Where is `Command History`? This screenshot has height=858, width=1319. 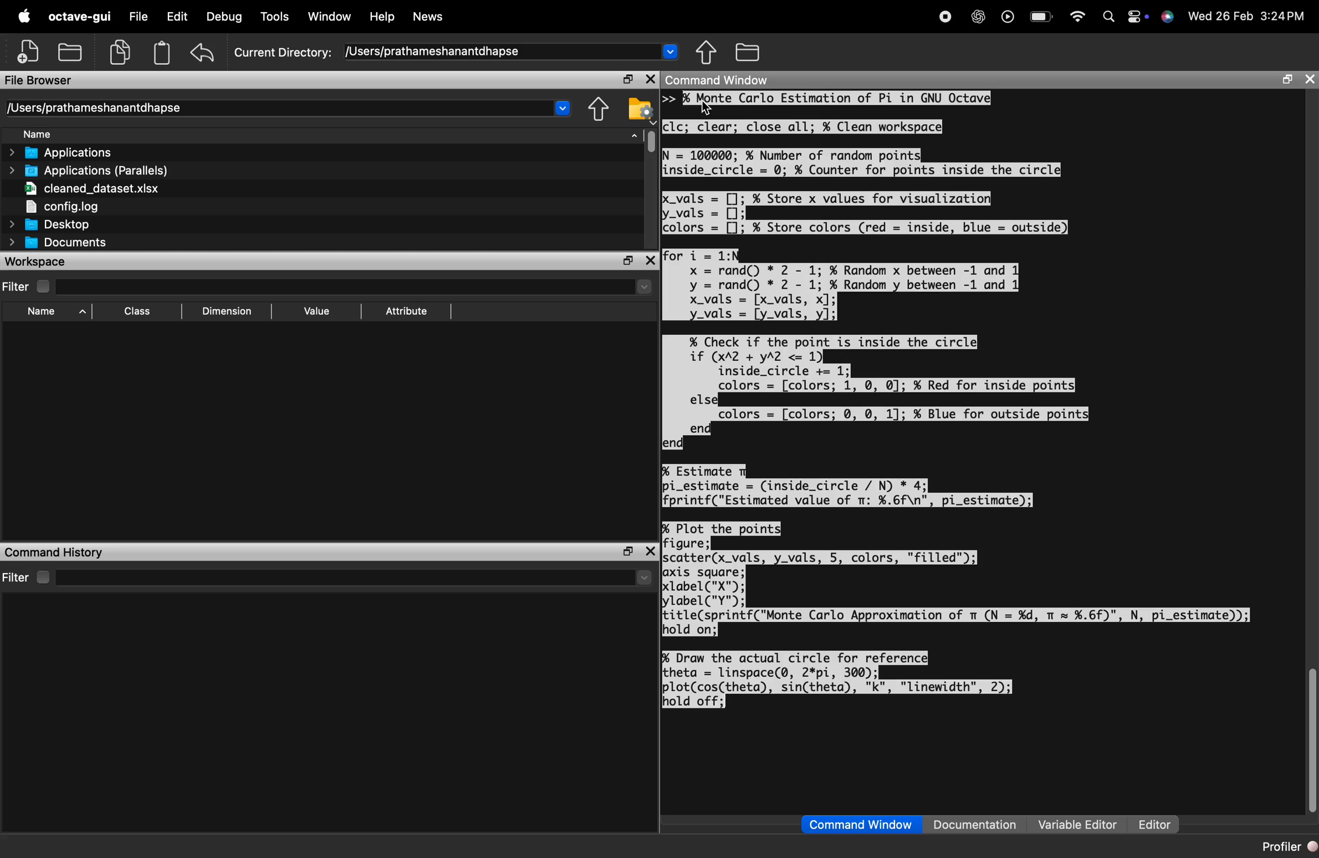 Command History is located at coordinates (54, 552).